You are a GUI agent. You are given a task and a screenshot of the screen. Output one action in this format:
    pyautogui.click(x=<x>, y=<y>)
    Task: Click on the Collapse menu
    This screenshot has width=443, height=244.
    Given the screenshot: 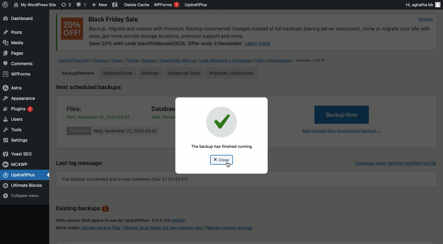 What is the action you would take?
    pyautogui.click(x=25, y=196)
    